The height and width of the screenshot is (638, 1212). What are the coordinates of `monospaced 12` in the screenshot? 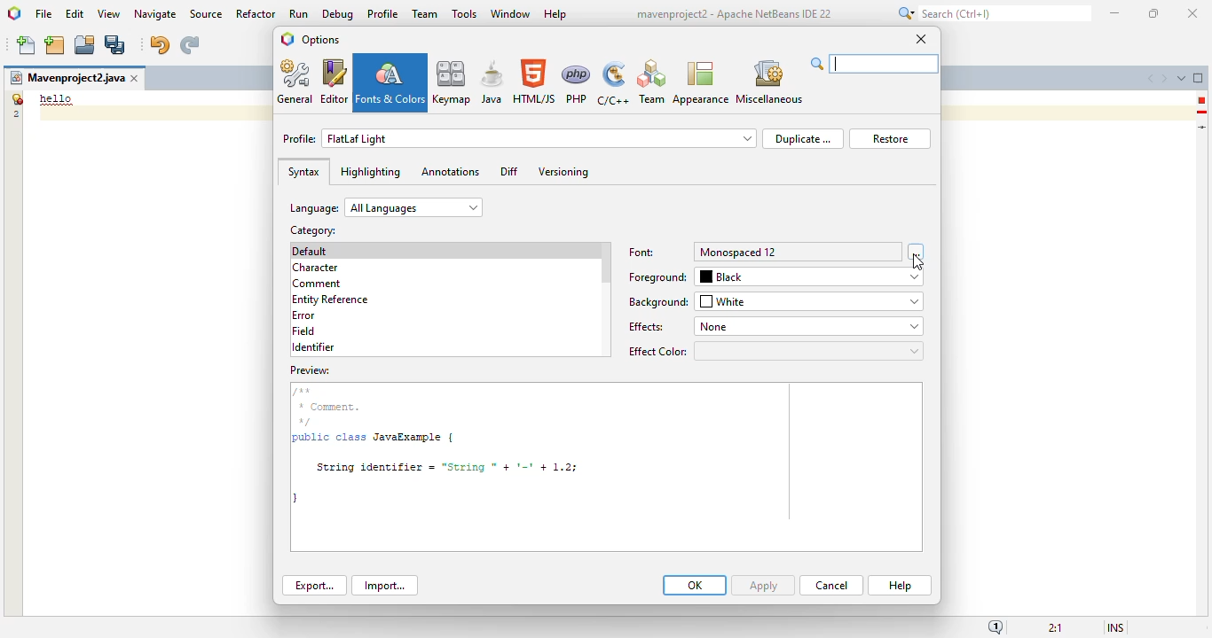 It's located at (736, 253).